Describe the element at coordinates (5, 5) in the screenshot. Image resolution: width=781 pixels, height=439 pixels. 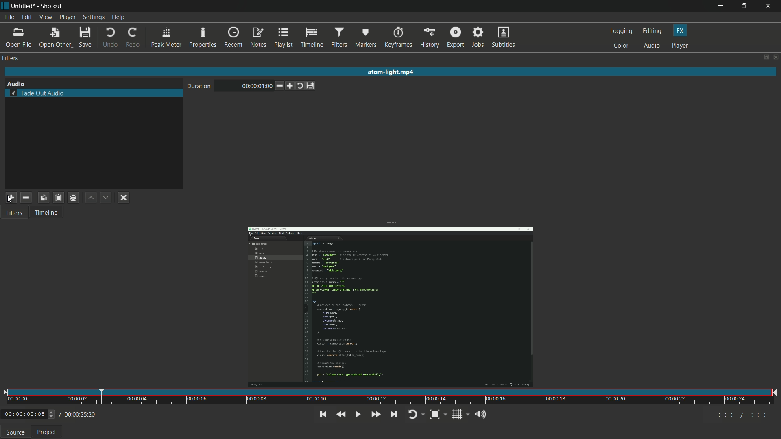
I see `app icon` at that location.